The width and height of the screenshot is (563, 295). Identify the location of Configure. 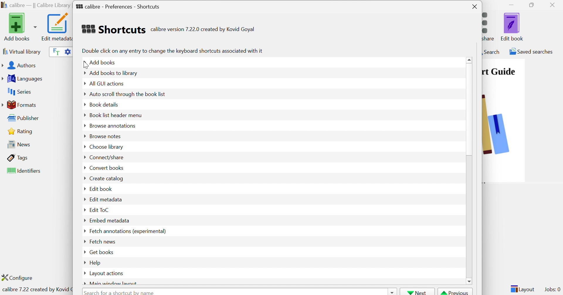
(20, 277).